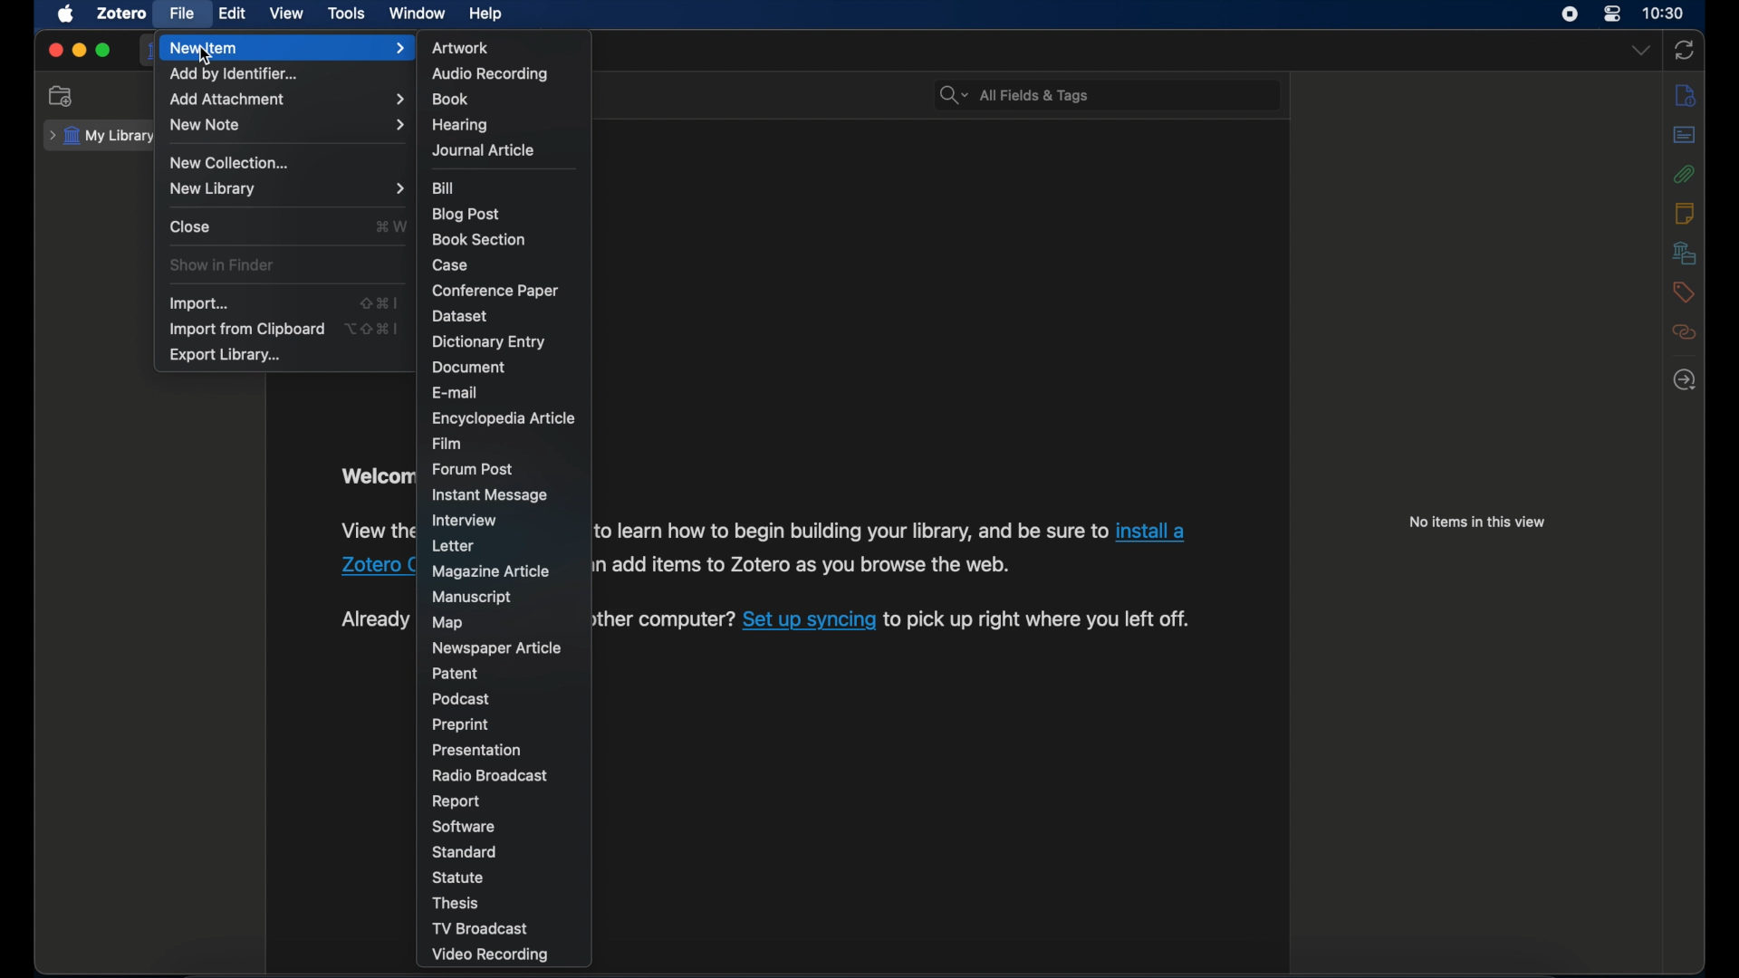 This screenshot has height=978, width=1739. Describe the element at coordinates (488, 775) in the screenshot. I see `radio broadcast` at that location.